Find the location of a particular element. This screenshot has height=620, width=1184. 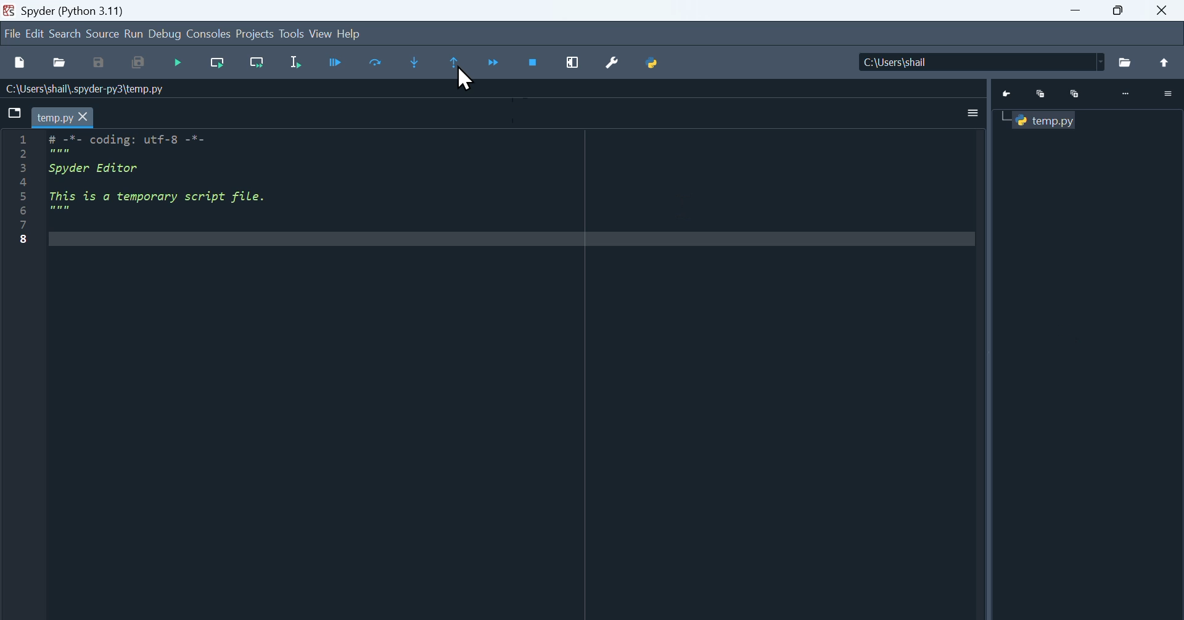

# -7- coding: utr-8 -"-Spyder EditorThis is a temporary script file. is located at coordinates (178, 180).